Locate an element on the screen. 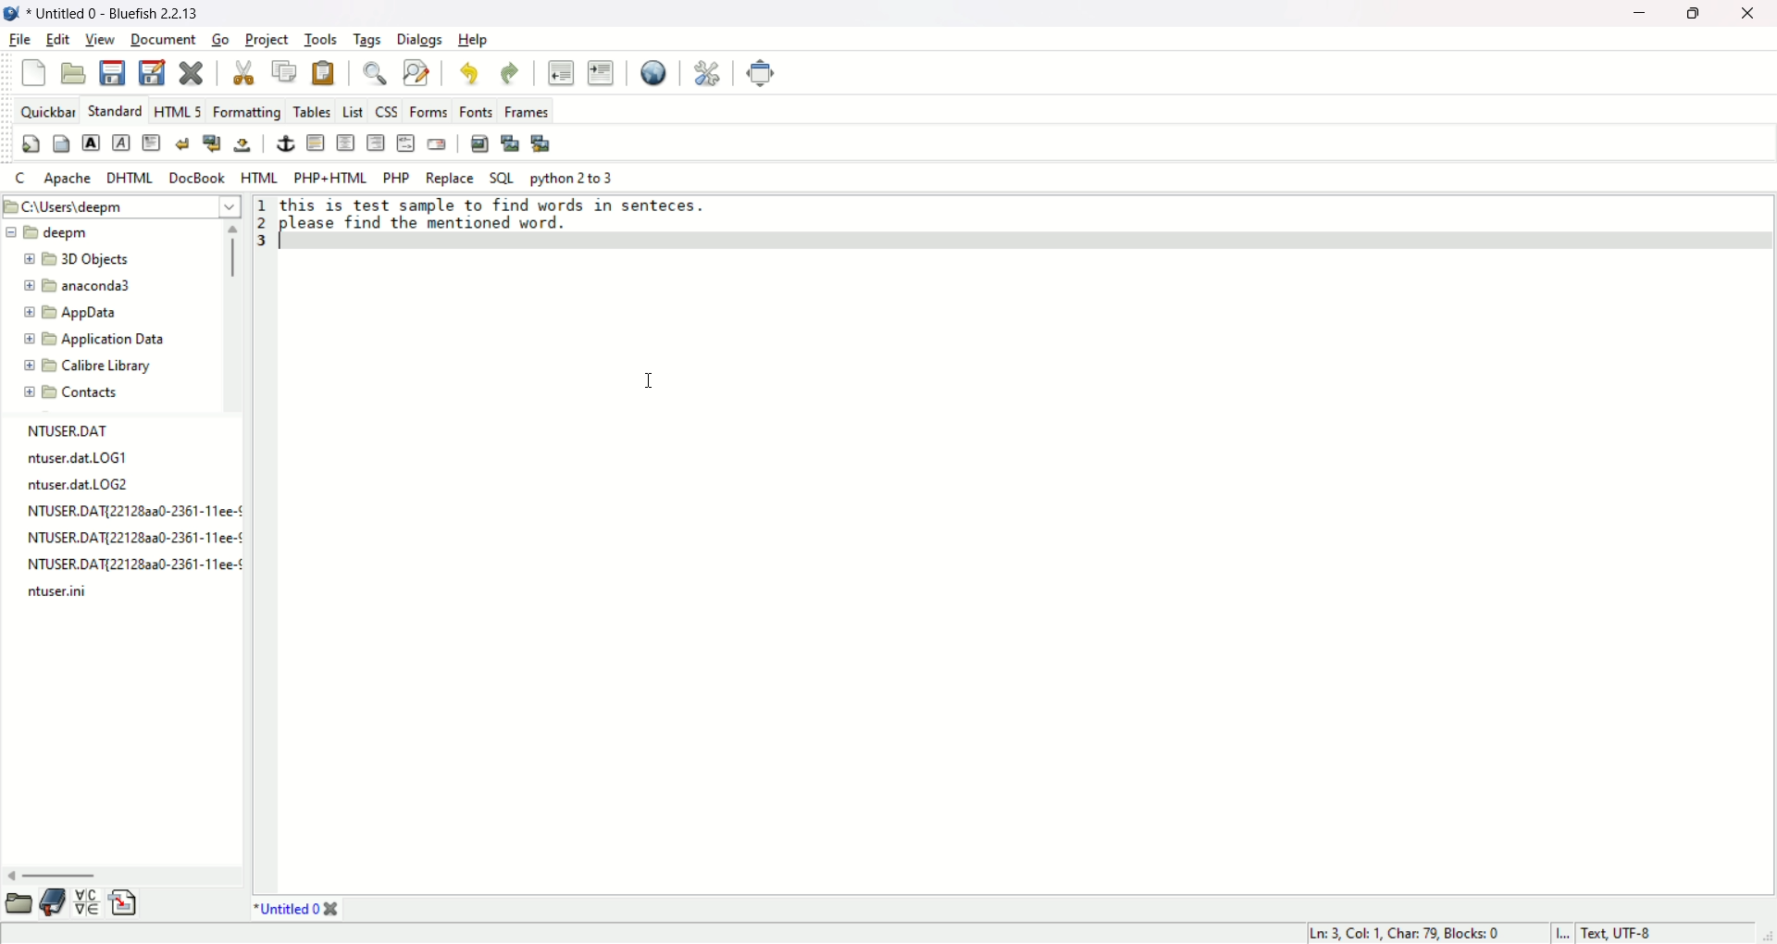  move up is located at coordinates (234, 228).